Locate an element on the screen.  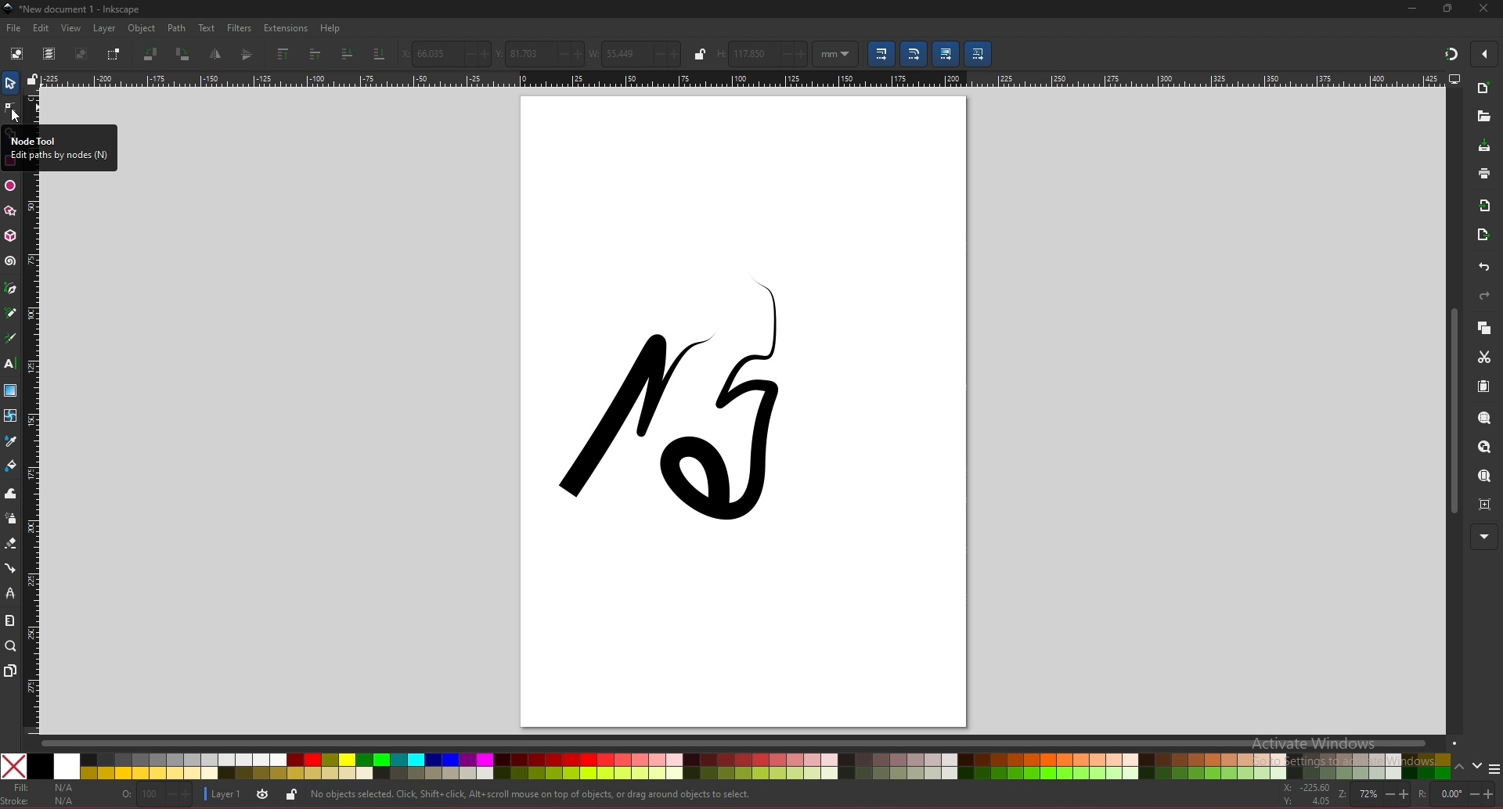
import is located at coordinates (1485, 206).